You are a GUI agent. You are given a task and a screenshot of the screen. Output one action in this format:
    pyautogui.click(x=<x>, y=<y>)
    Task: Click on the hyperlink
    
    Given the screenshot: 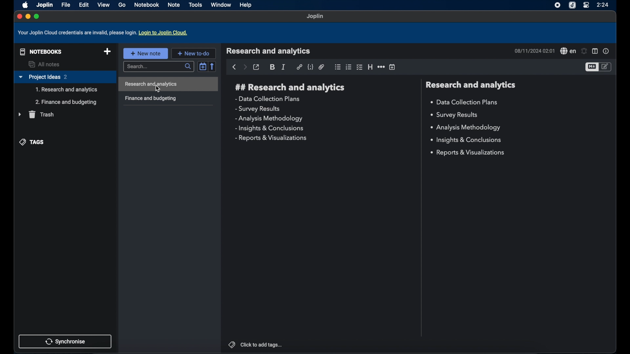 What is the action you would take?
    pyautogui.click(x=299, y=67)
    